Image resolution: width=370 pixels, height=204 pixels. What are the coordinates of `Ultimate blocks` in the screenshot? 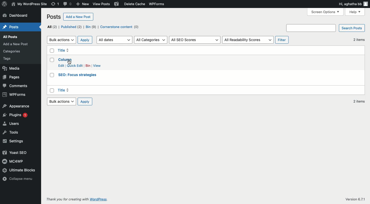 It's located at (20, 171).